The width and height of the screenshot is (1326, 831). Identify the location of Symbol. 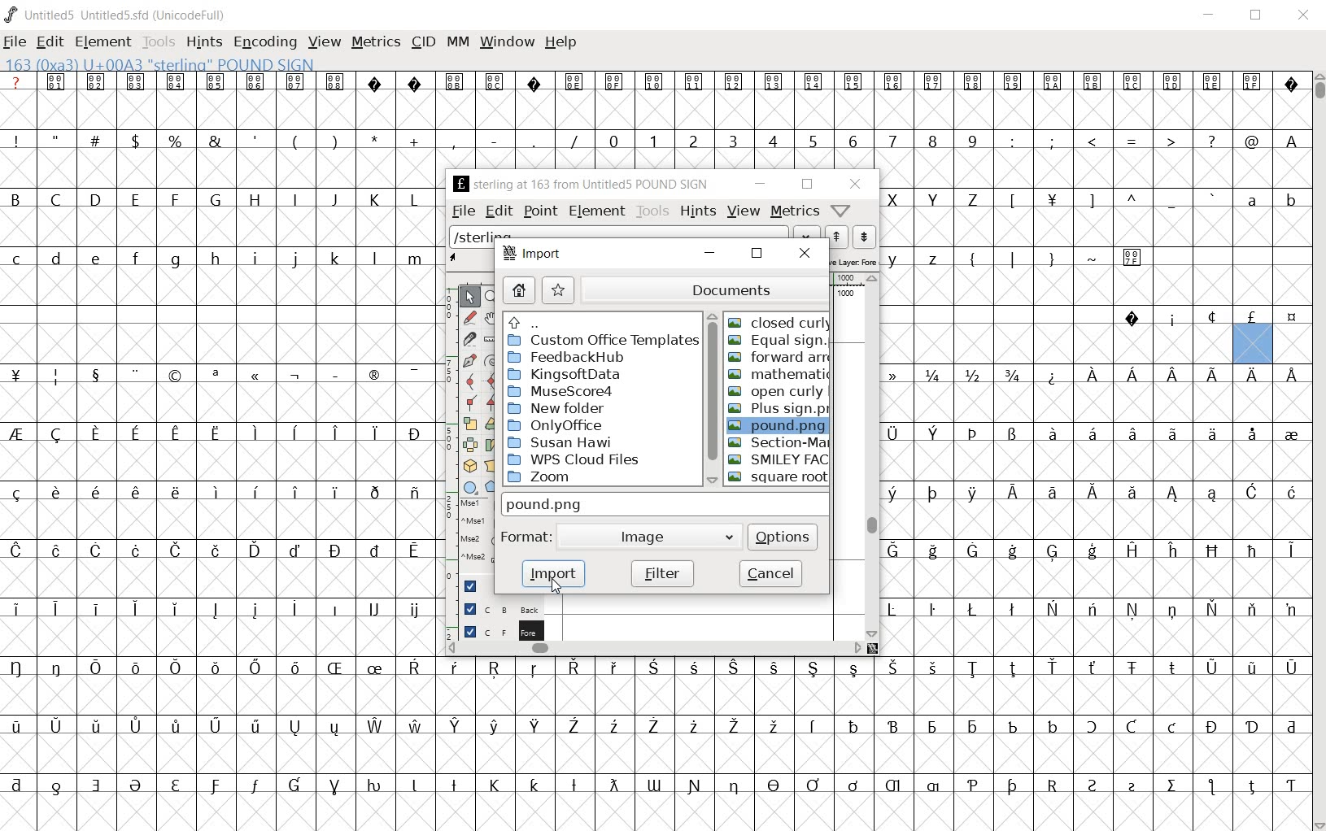
(1173, 787).